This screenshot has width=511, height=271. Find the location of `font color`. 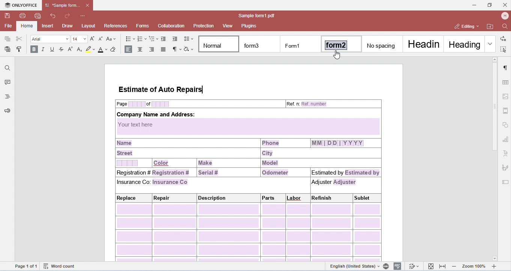

font color is located at coordinates (103, 50).